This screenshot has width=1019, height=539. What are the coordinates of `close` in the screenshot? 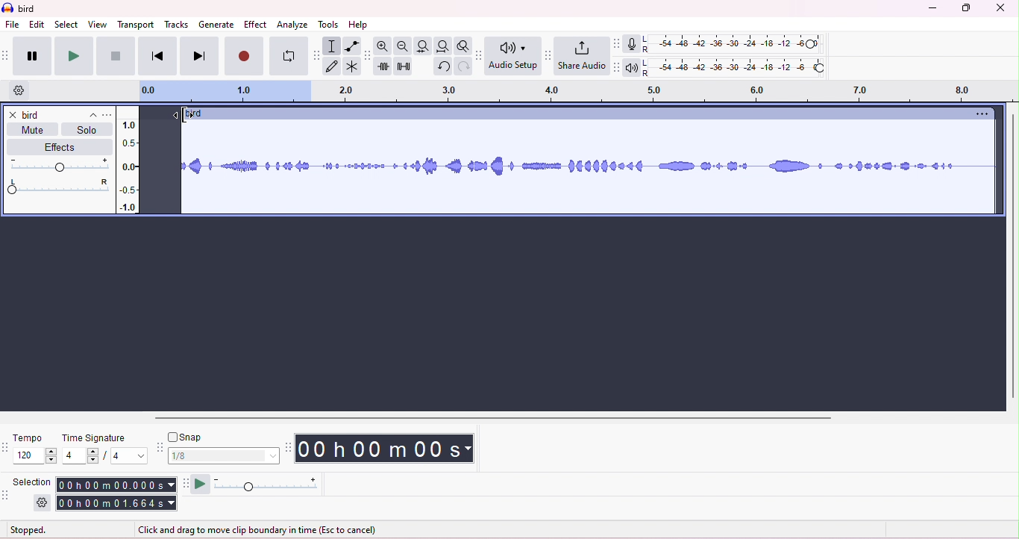 It's located at (11, 114).